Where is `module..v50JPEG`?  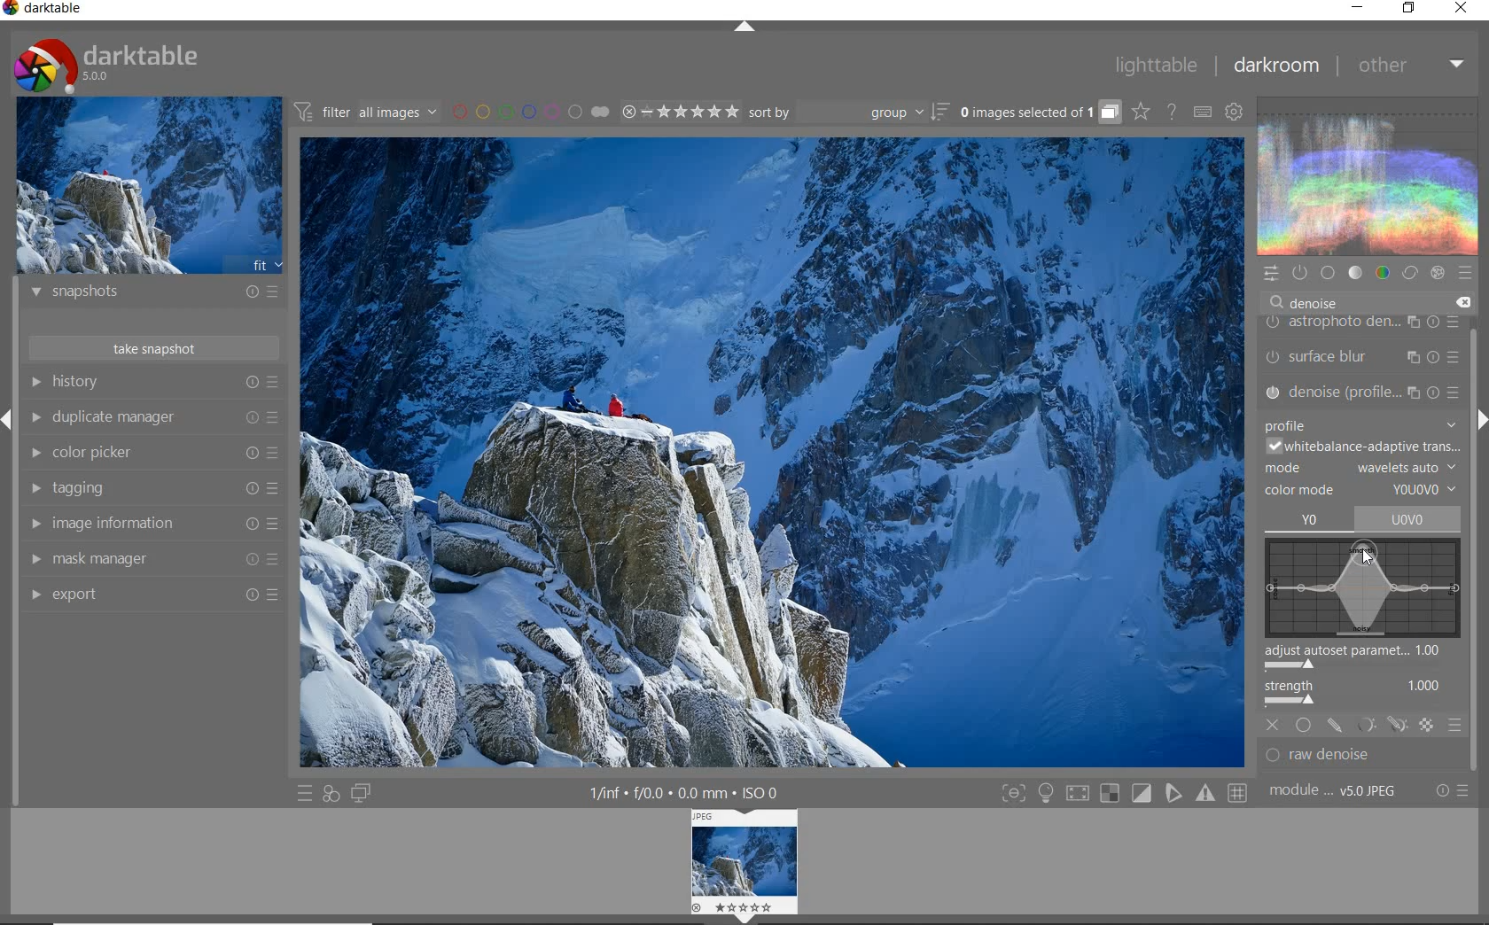
module..v50JPEG is located at coordinates (1337, 791).